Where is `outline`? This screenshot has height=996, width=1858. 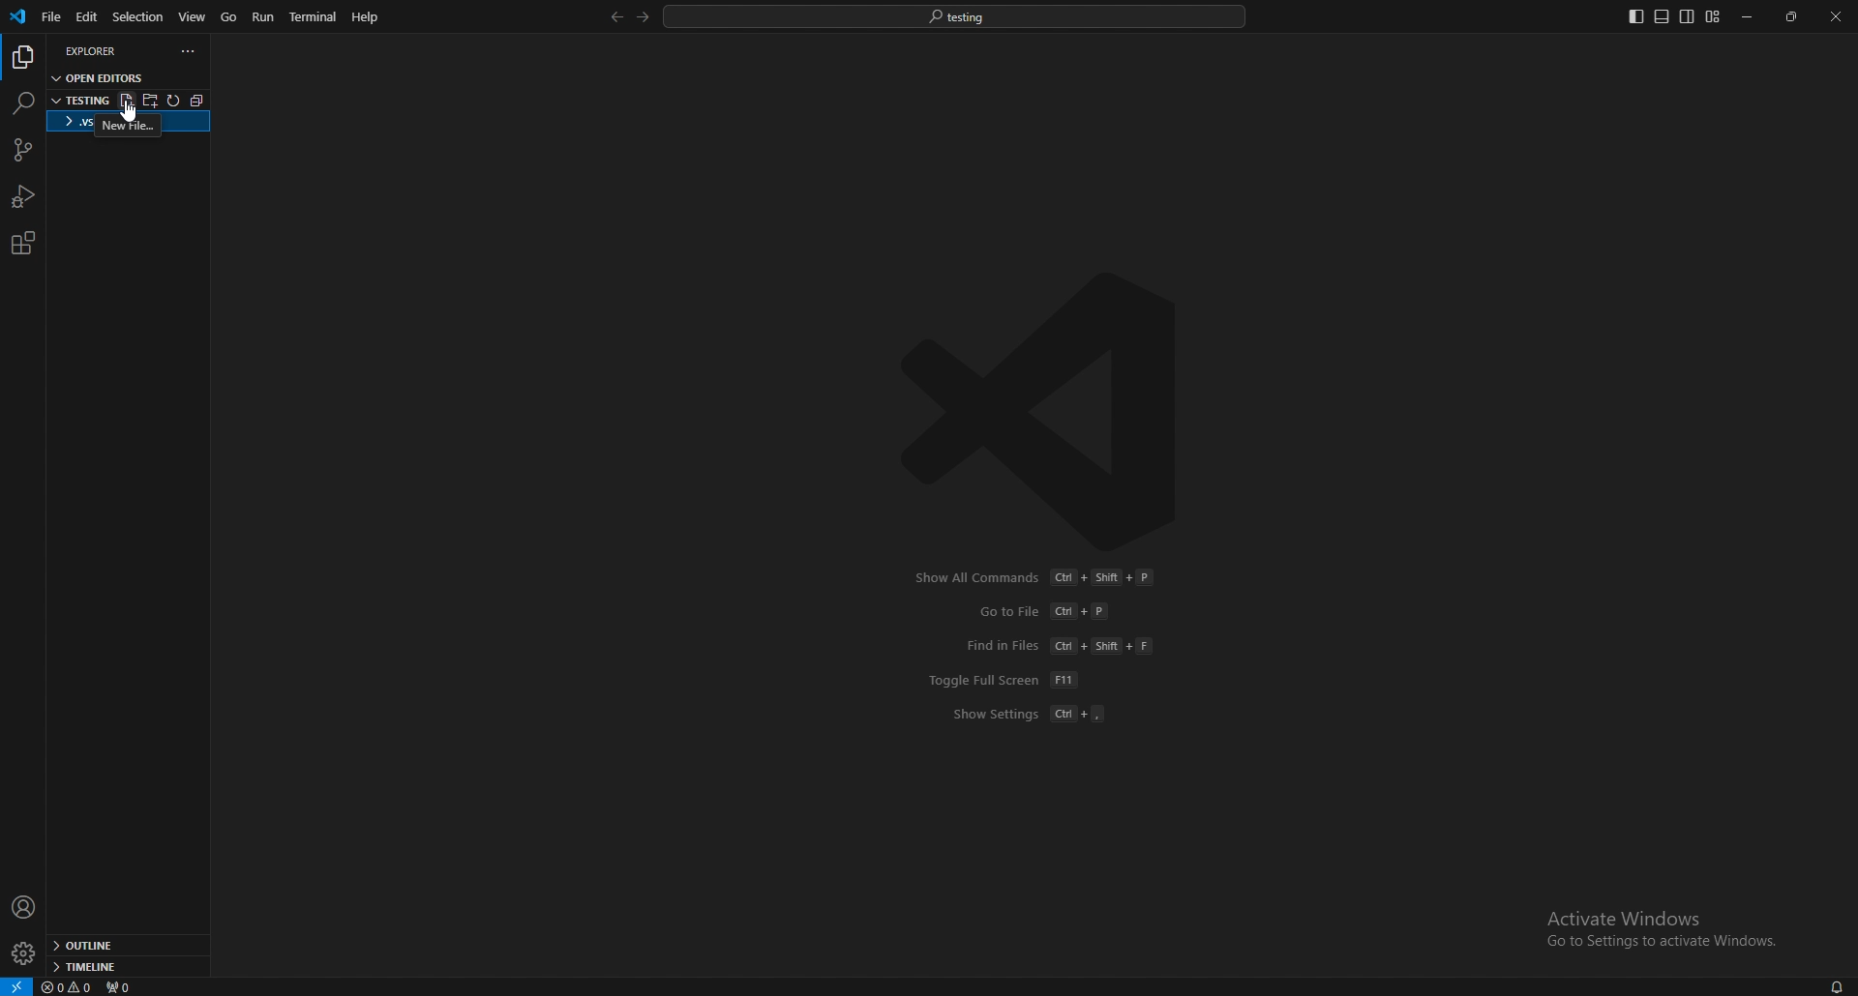
outline is located at coordinates (125, 947).